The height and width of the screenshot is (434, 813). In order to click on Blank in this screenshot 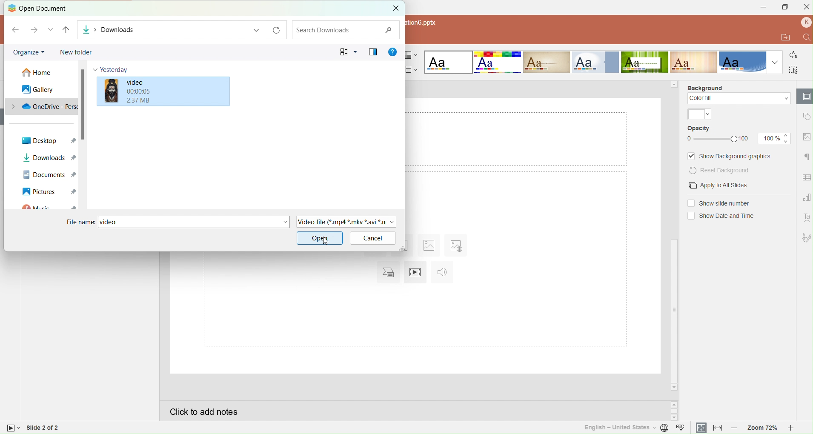, I will do `click(448, 62)`.